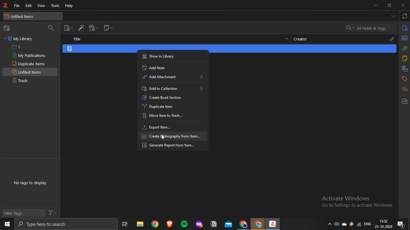  What do you see at coordinates (29, 55) in the screenshot?
I see `My Publications` at bounding box center [29, 55].